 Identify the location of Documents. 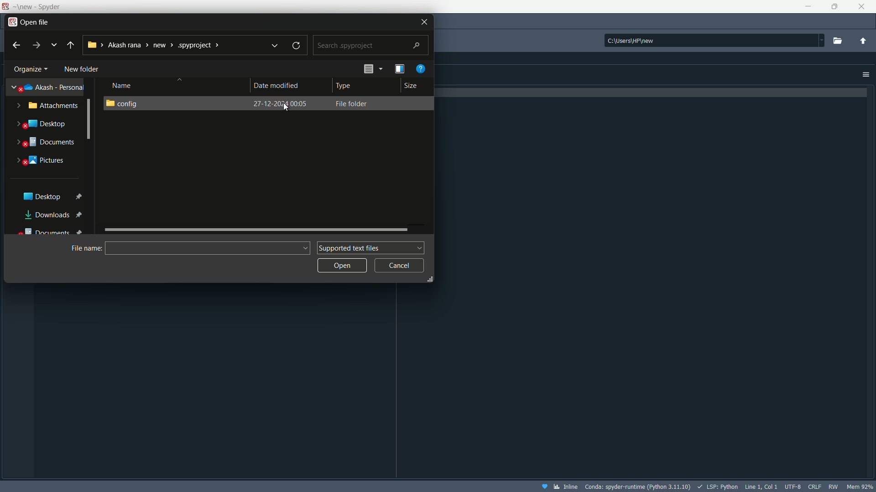
(49, 232).